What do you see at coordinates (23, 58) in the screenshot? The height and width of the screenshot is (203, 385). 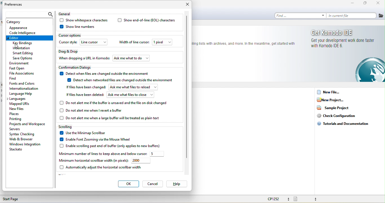 I see `save options` at bounding box center [23, 58].